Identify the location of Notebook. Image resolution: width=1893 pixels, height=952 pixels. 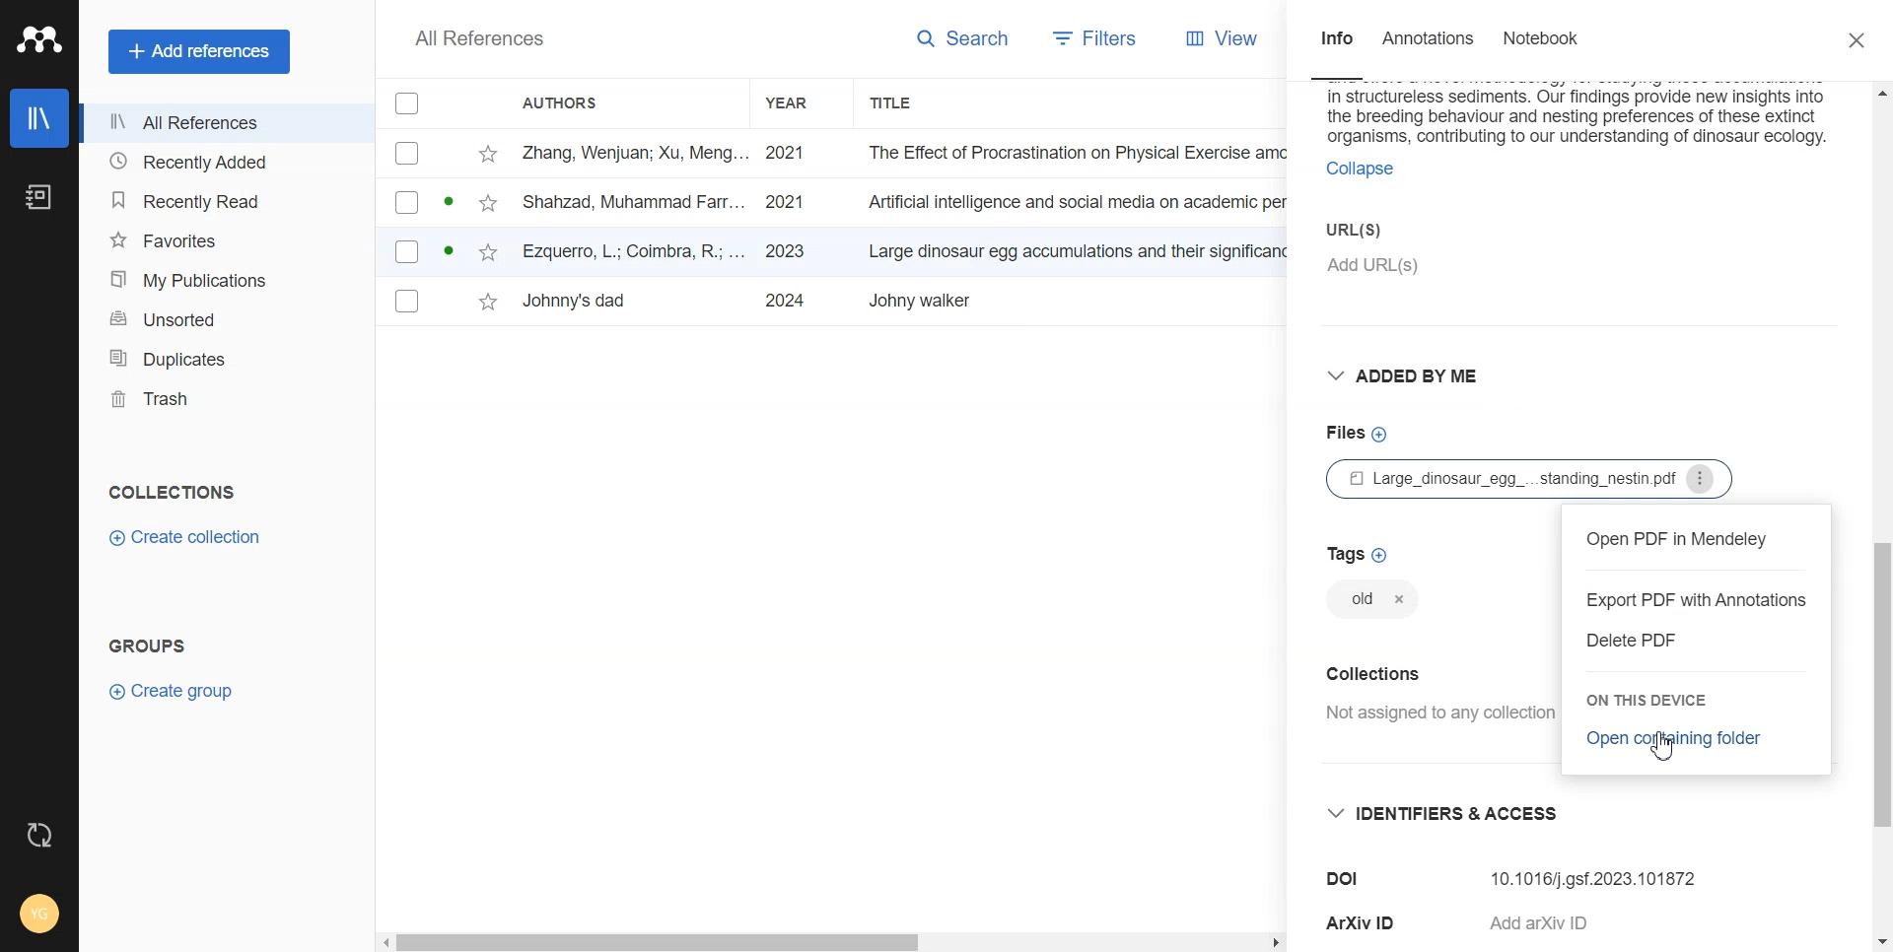
(38, 198).